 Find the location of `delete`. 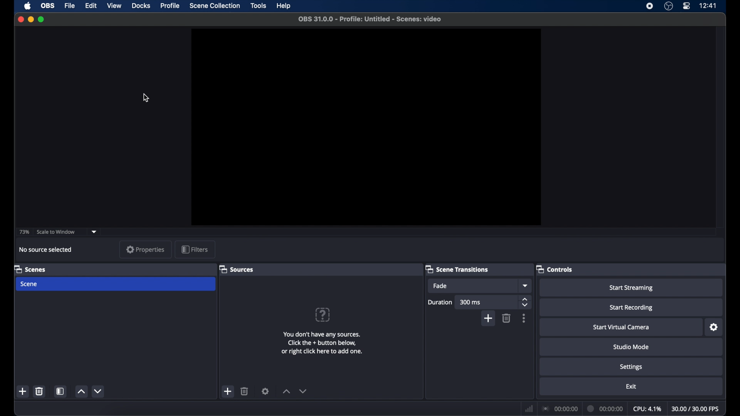

delete is located at coordinates (246, 391).